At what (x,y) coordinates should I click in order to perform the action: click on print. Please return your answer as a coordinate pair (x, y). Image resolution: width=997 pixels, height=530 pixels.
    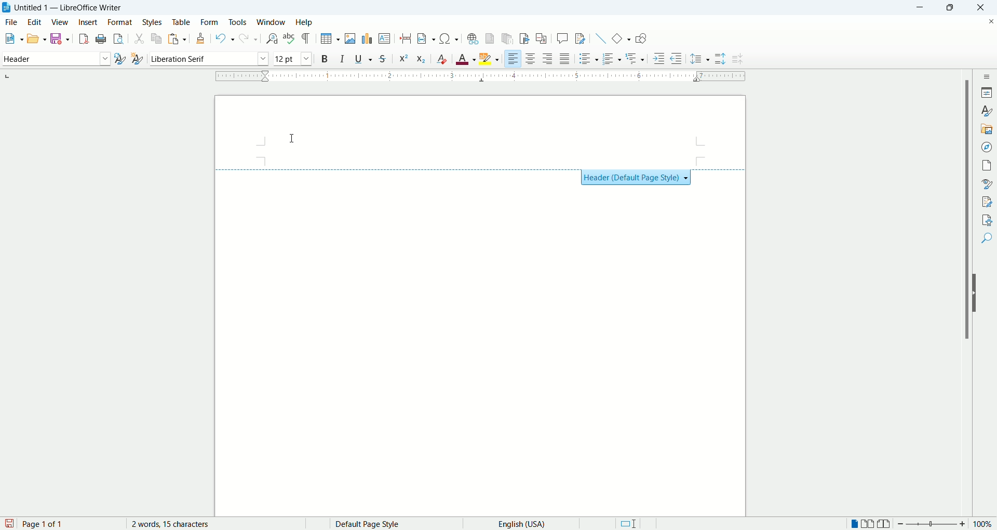
    Looking at the image, I should click on (101, 38).